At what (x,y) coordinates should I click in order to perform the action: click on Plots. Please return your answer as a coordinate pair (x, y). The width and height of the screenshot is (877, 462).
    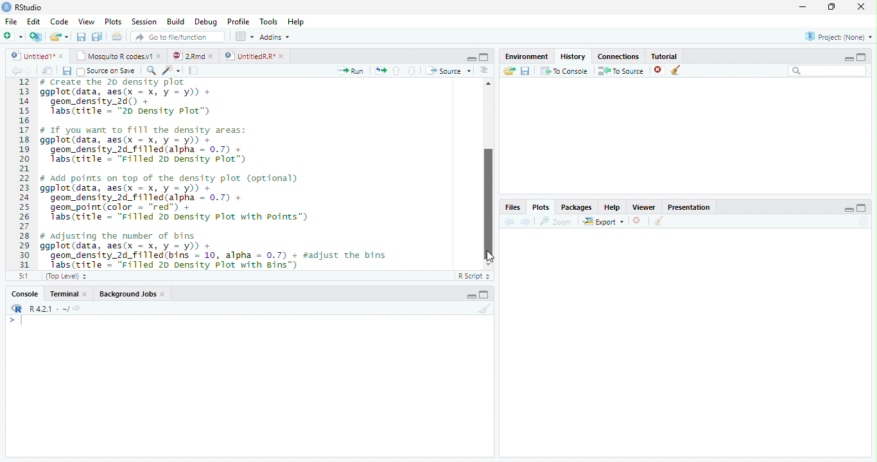
    Looking at the image, I should click on (112, 21).